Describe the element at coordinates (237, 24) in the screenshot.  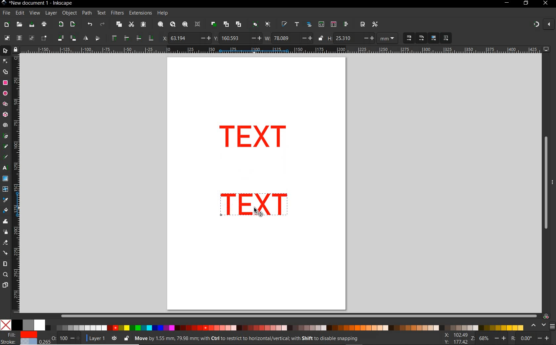
I see `unlink code` at that location.